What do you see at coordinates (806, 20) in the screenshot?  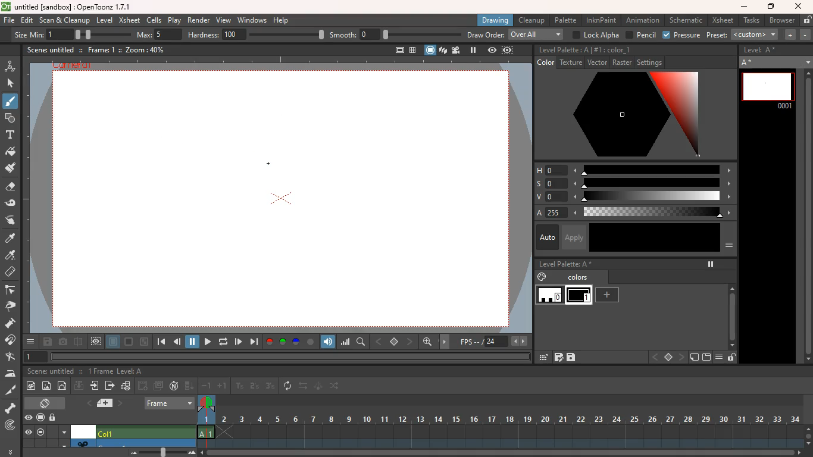 I see `unlock` at bounding box center [806, 20].